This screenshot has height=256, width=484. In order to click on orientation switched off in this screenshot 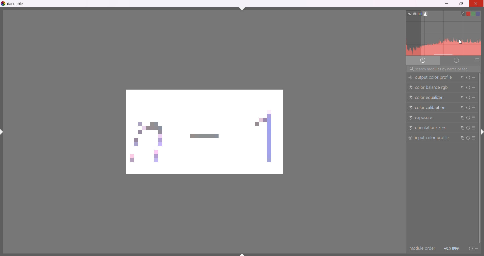, I will do `click(410, 128)`.